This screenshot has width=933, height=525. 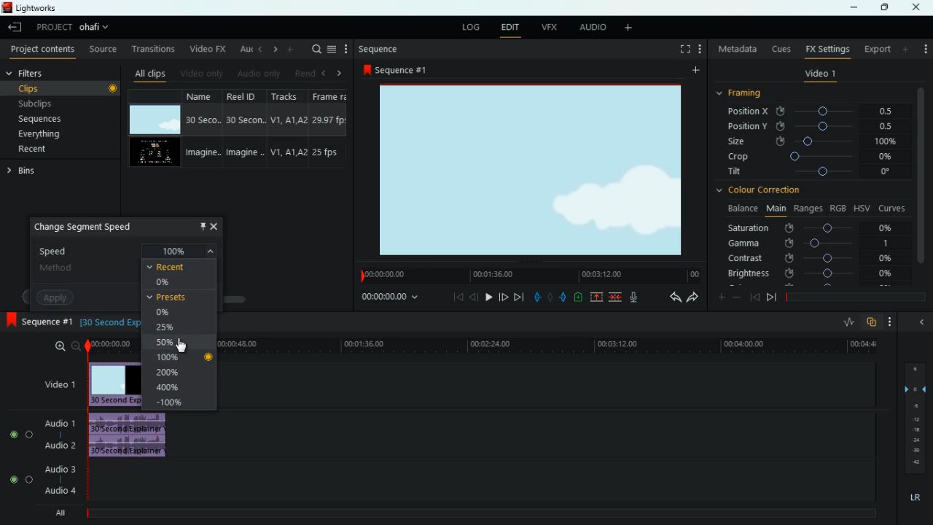 What do you see at coordinates (812, 142) in the screenshot?
I see `size` at bounding box center [812, 142].